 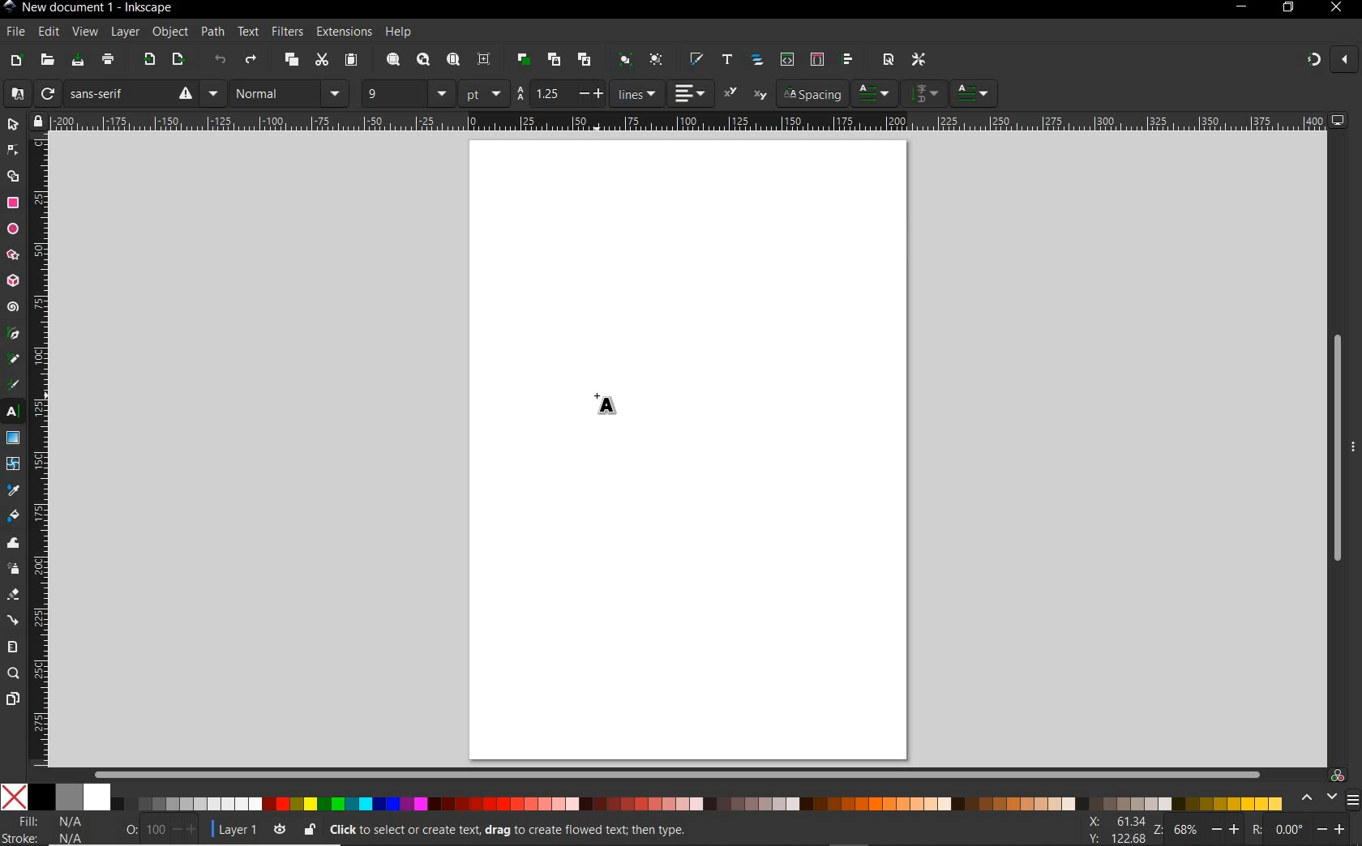 I want to click on lock or unlock, so click(x=309, y=829).